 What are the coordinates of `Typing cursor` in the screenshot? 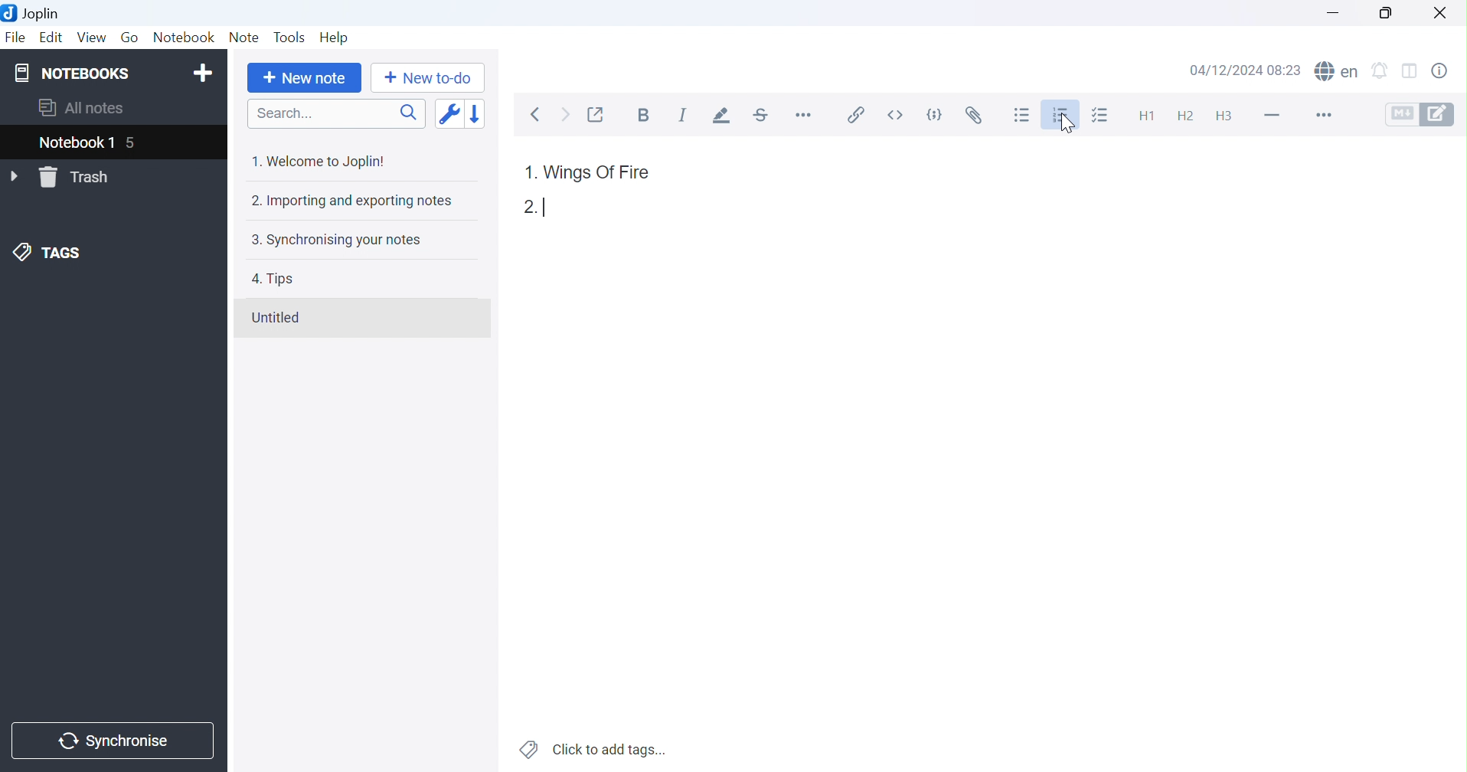 It's located at (549, 206).